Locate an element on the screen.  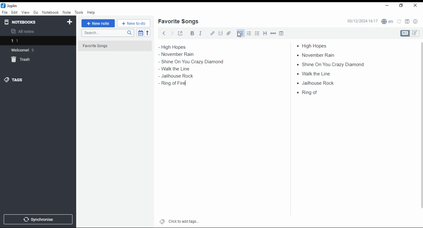
bullets is located at coordinates (240, 33).